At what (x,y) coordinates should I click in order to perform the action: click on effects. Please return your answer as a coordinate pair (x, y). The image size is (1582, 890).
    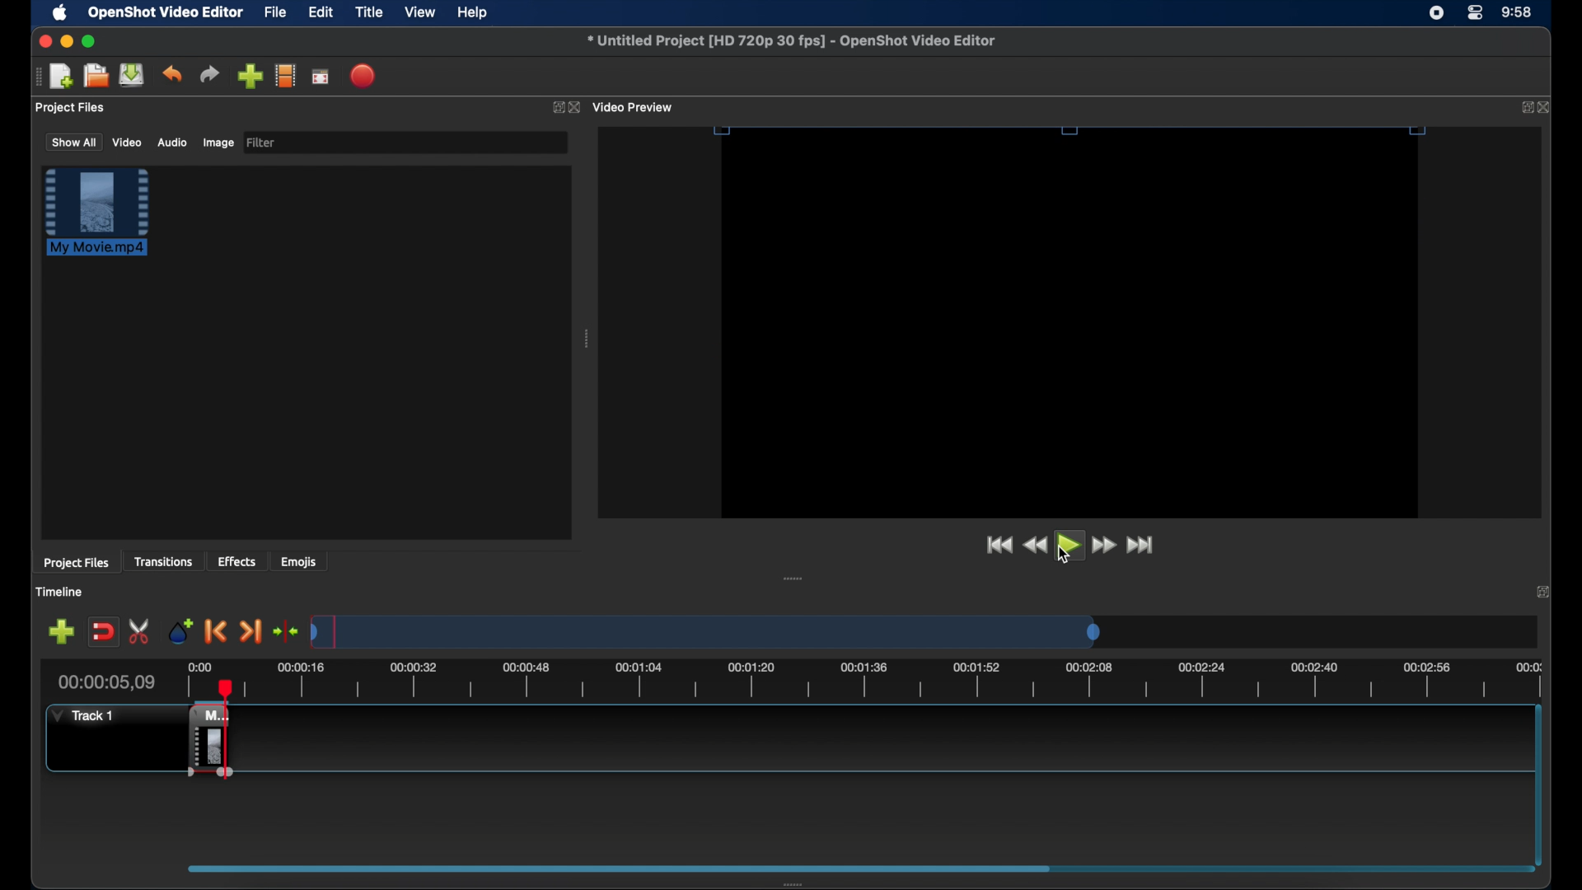
    Looking at the image, I should click on (237, 561).